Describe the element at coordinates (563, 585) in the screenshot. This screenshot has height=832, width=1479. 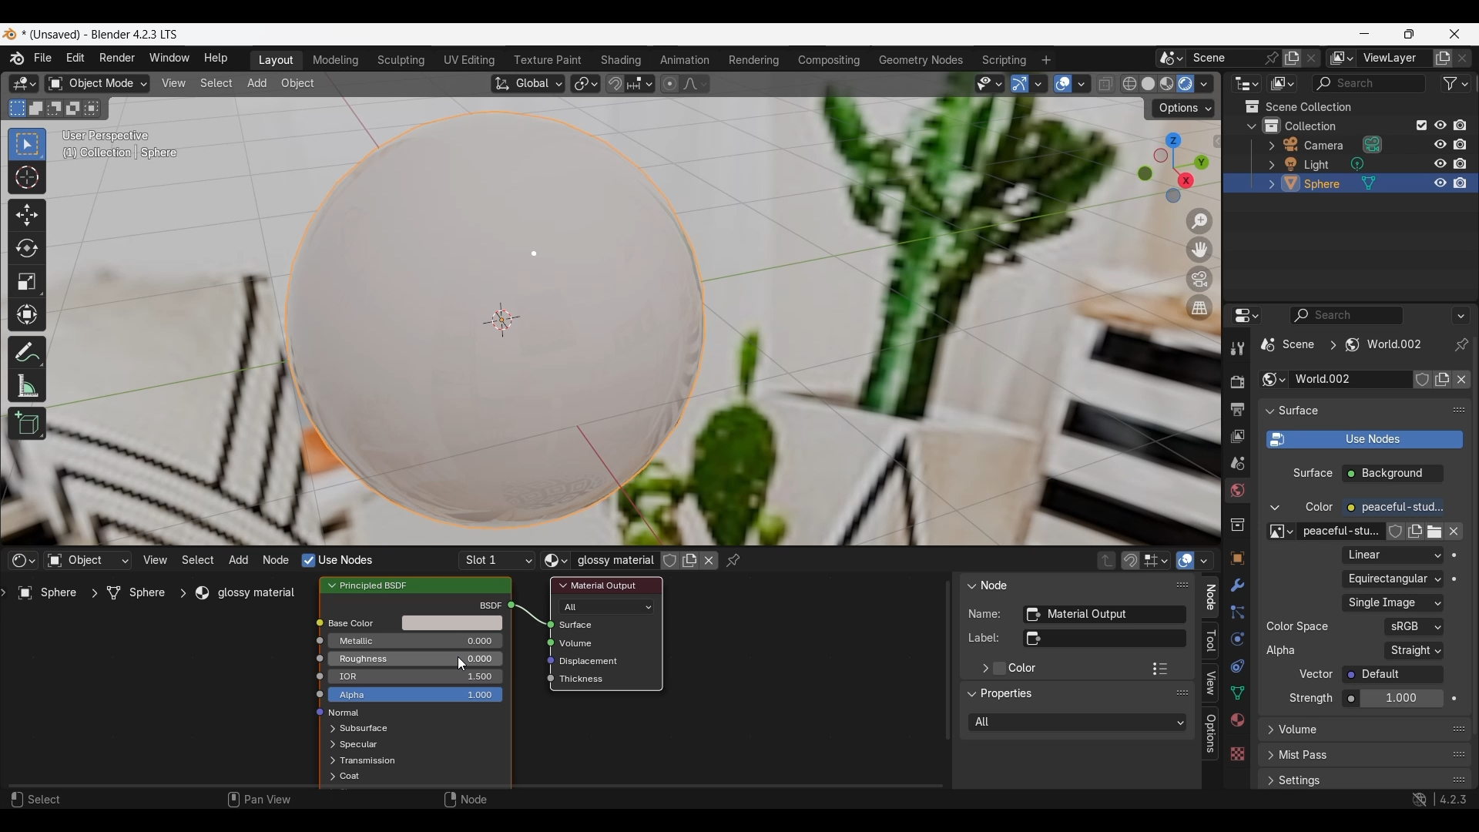
I see `Collapse Material output` at that location.